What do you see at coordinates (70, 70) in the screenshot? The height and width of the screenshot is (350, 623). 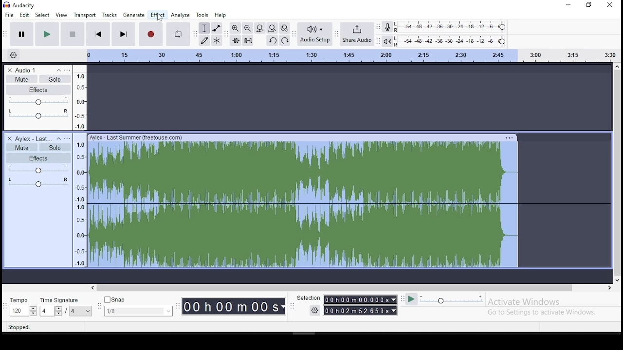 I see `open menu` at bounding box center [70, 70].